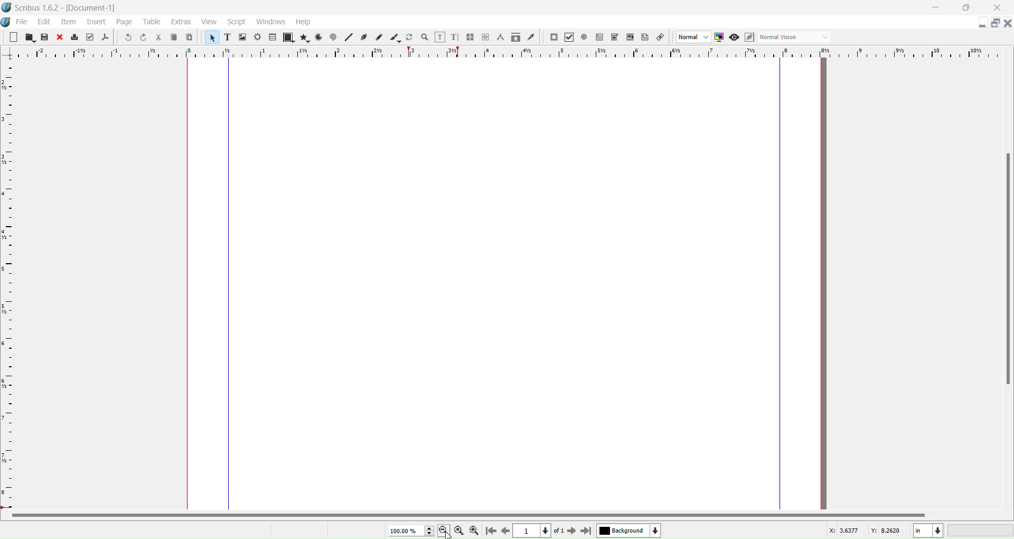 The image size is (1014, 539). Describe the element at coordinates (303, 22) in the screenshot. I see `Help` at that location.